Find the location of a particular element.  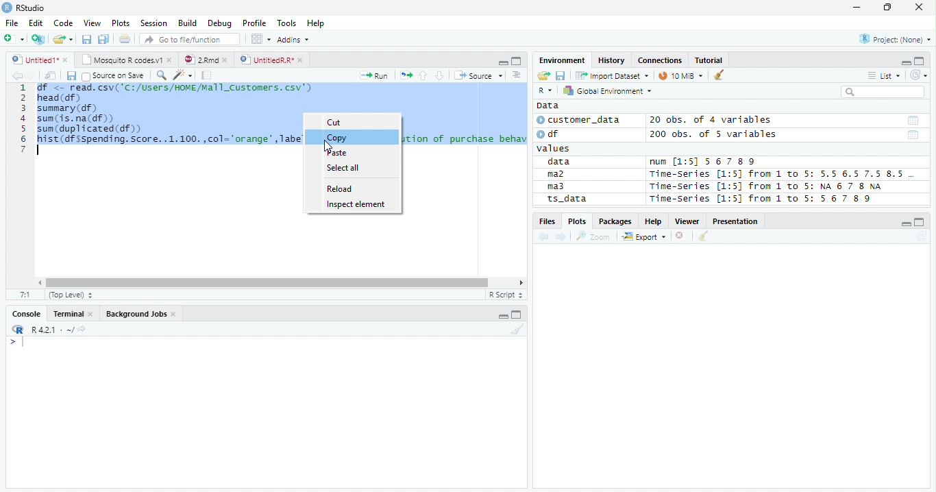

200 obs. of 5 variables is located at coordinates (711, 136).